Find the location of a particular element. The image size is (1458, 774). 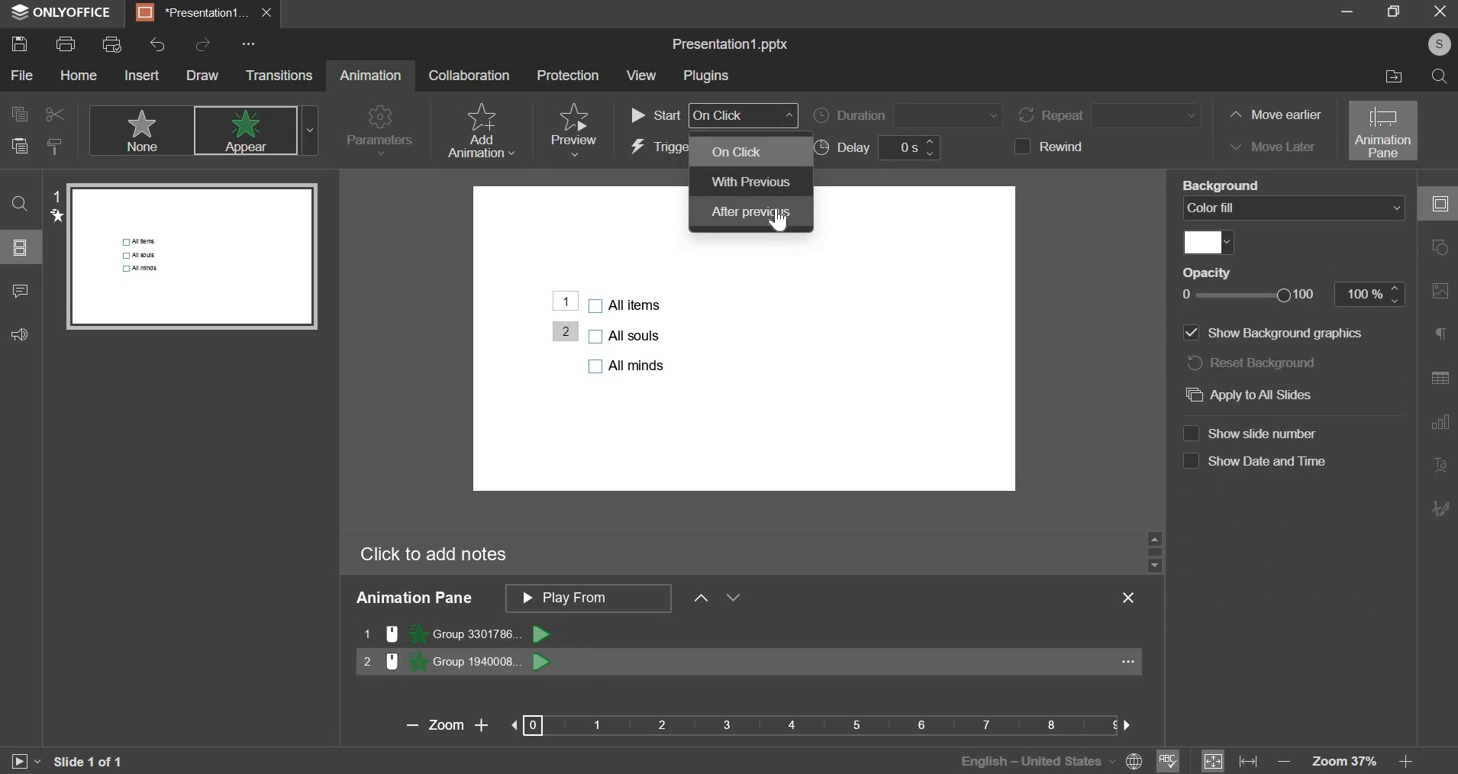

collaboration is located at coordinates (469, 74).